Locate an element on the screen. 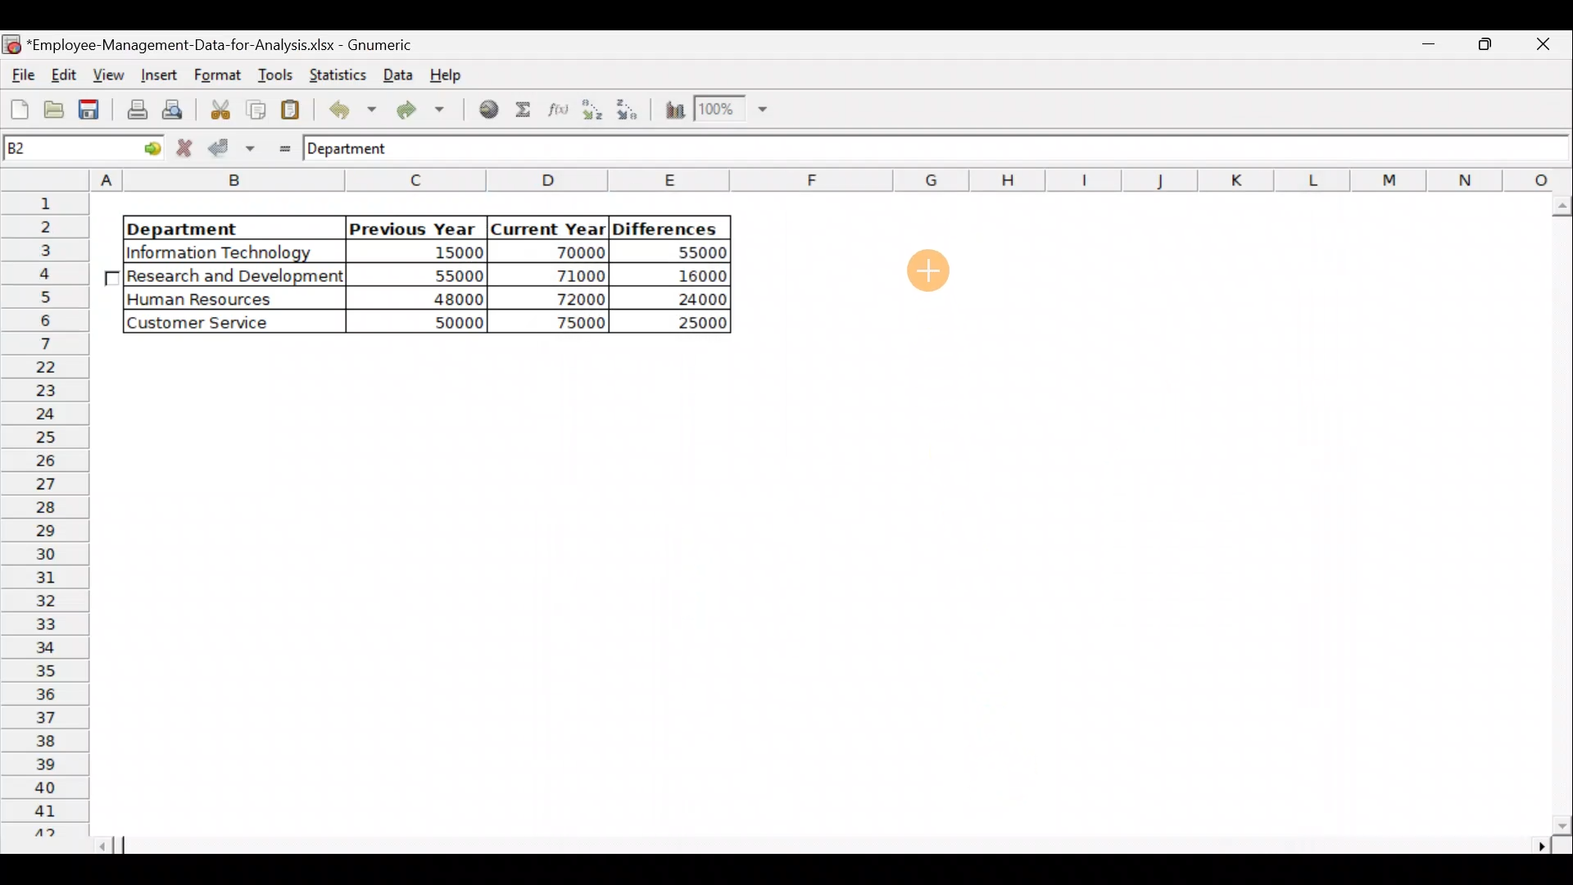 This screenshot has width=1573, height=885. Differences is located at coordinates (669, 228).